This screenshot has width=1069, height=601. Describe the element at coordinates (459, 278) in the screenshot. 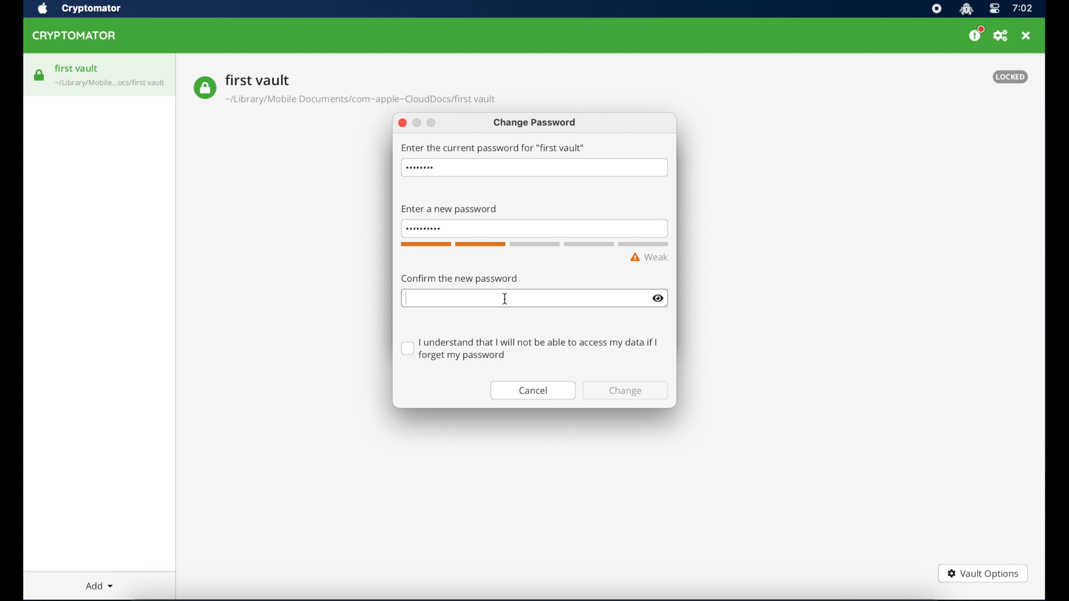

I see `confirm the password` at that location.